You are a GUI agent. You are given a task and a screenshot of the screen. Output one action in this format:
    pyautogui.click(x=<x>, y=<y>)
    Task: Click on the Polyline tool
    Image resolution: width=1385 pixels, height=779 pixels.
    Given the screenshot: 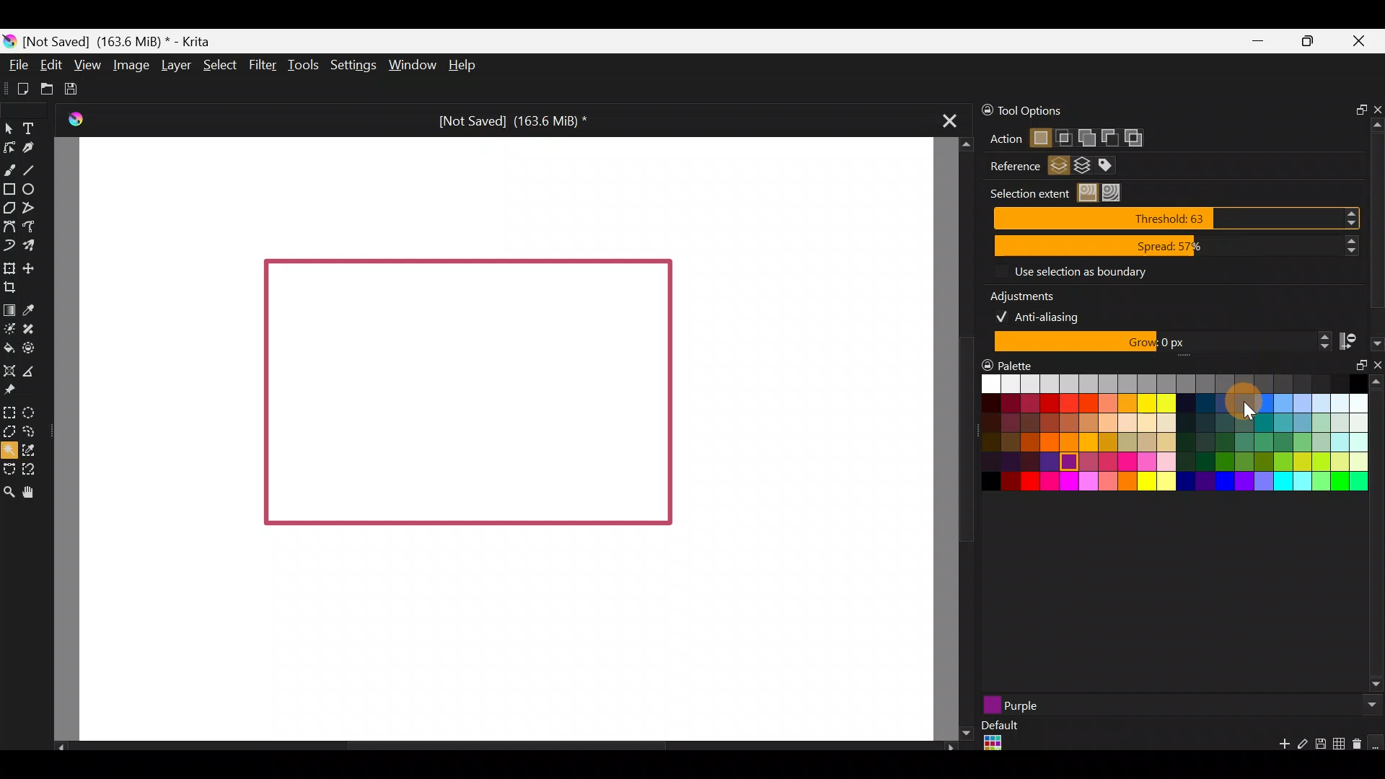 What is the action you would take?
    pyautogui.click(x=32, y=208)
    